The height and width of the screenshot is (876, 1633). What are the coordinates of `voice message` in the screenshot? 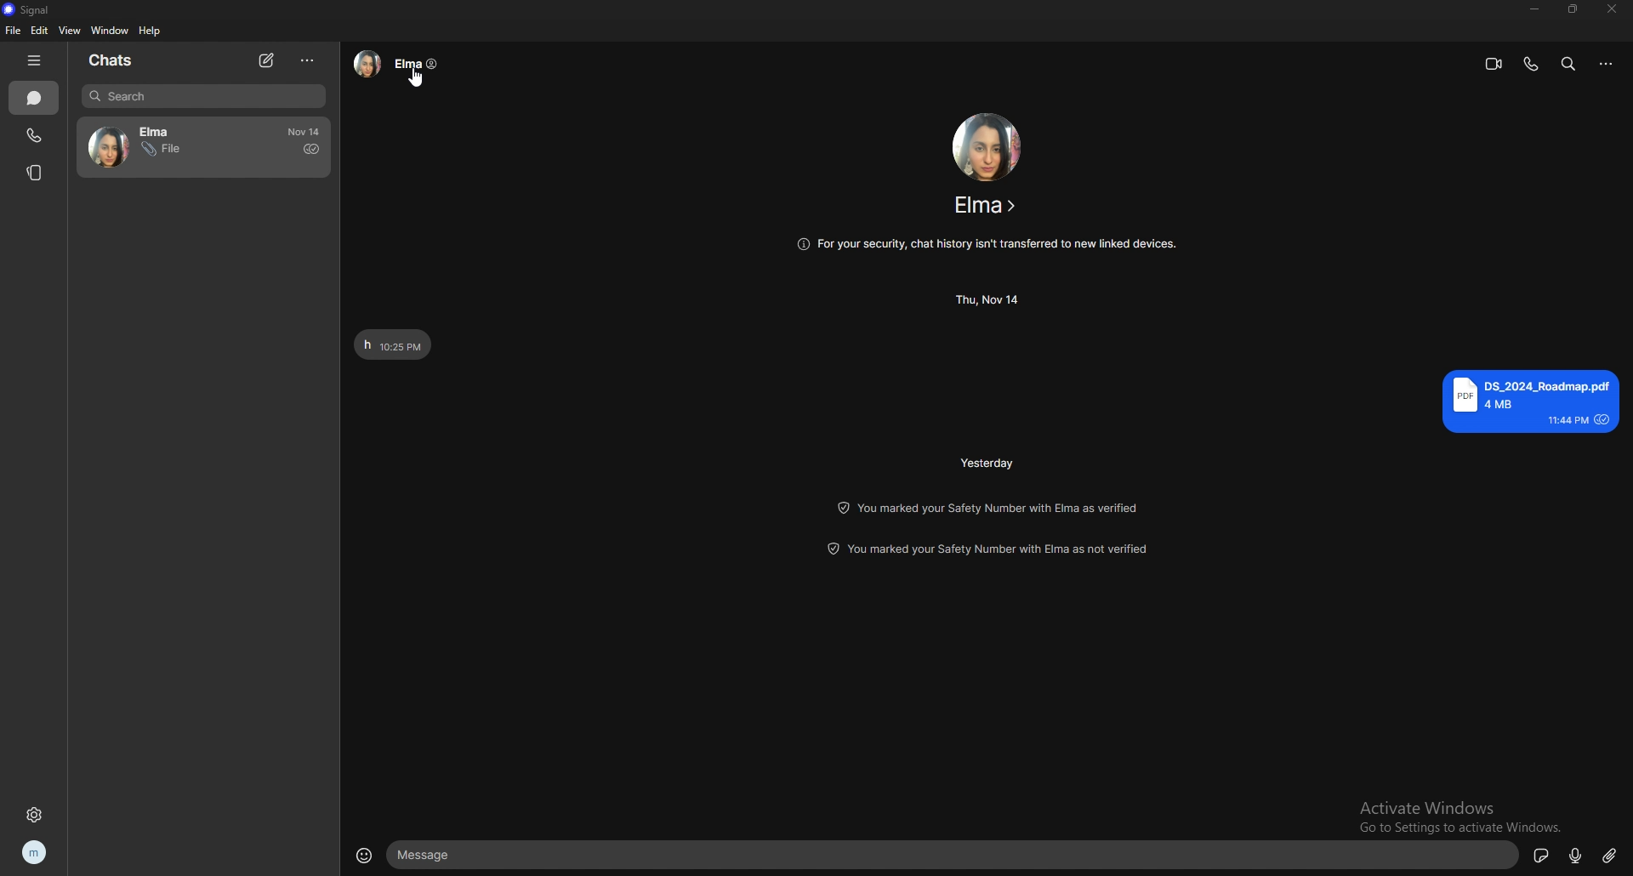 It's located at (1578, 854).